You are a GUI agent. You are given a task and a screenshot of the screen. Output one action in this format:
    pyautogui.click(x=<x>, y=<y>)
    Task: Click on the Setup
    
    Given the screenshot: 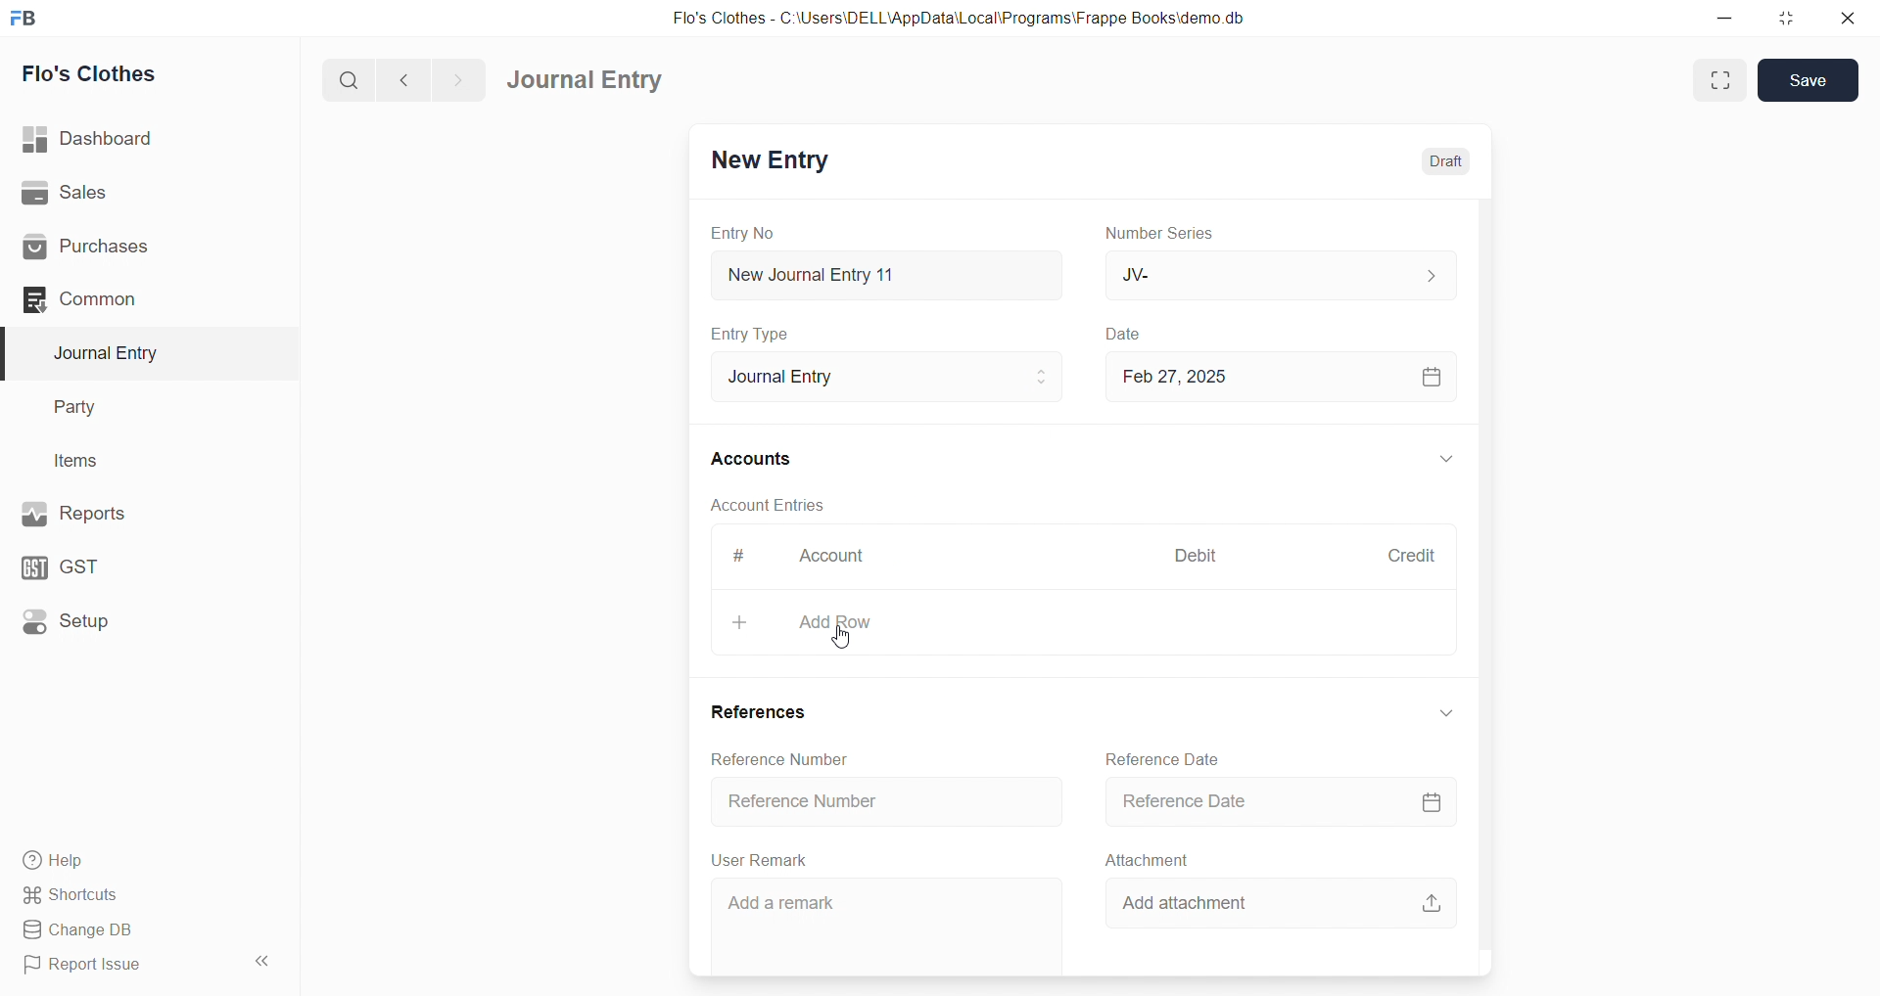 What is the action you would take?
    pyautogui.click(x=113, y=624)
    